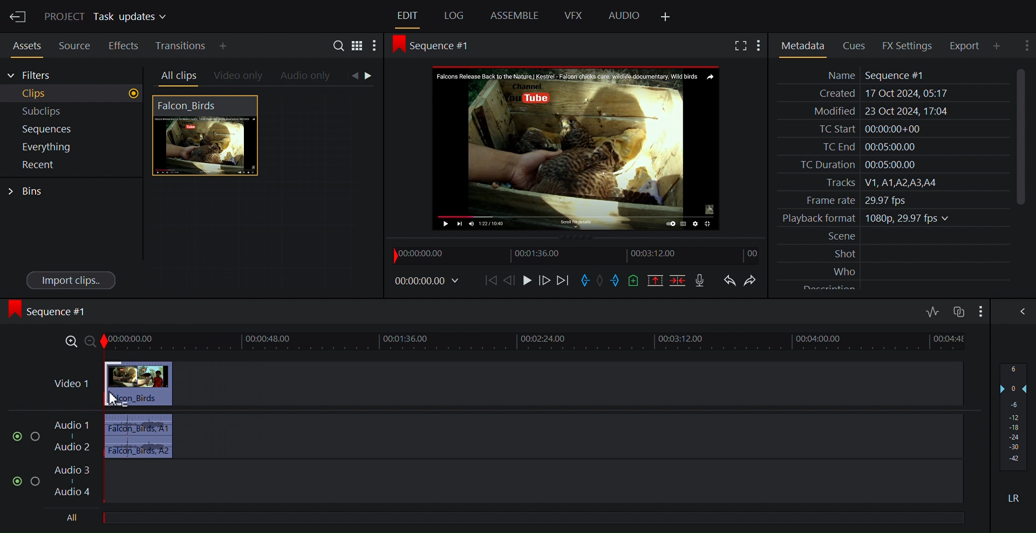  Describe the element at coordinates (969, 45) in the screenshot. I see `Export` at that location.